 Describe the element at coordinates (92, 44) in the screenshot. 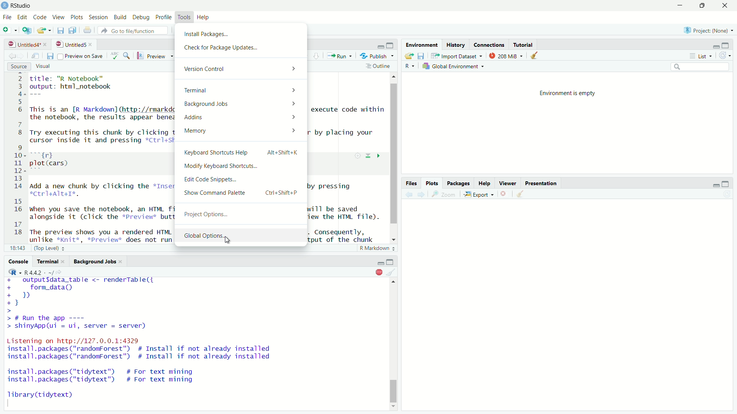

I see `close` at that location.